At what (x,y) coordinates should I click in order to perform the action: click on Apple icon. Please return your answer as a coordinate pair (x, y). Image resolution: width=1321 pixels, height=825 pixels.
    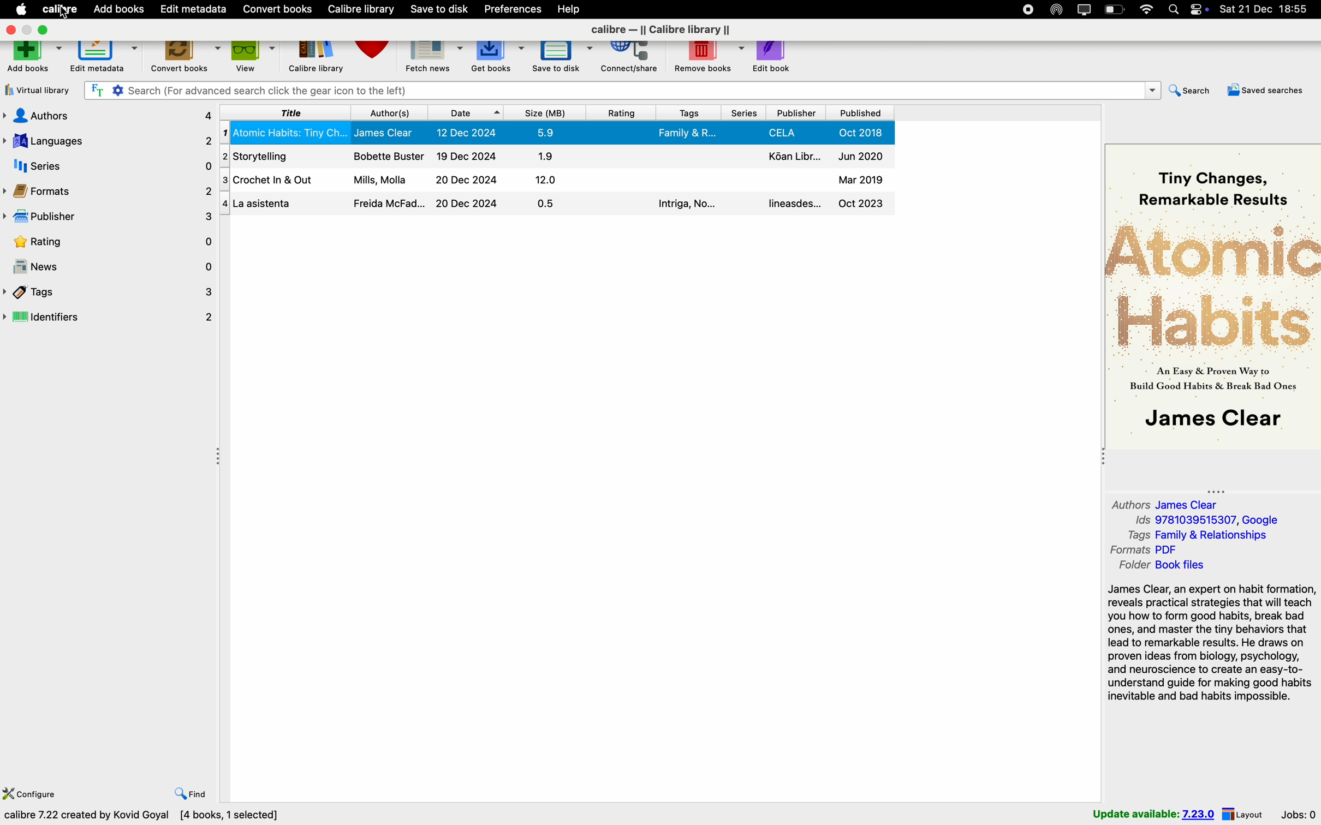
    Looking at the image, I should click on (18, 8).